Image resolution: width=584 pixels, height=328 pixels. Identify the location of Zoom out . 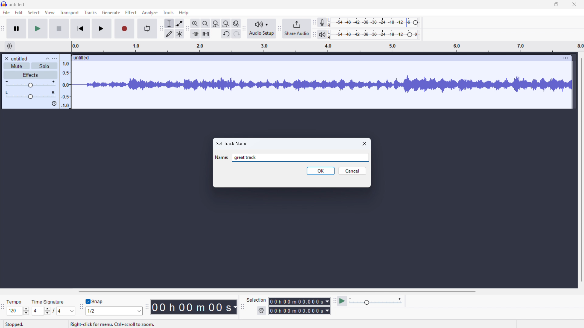
(205, 23).